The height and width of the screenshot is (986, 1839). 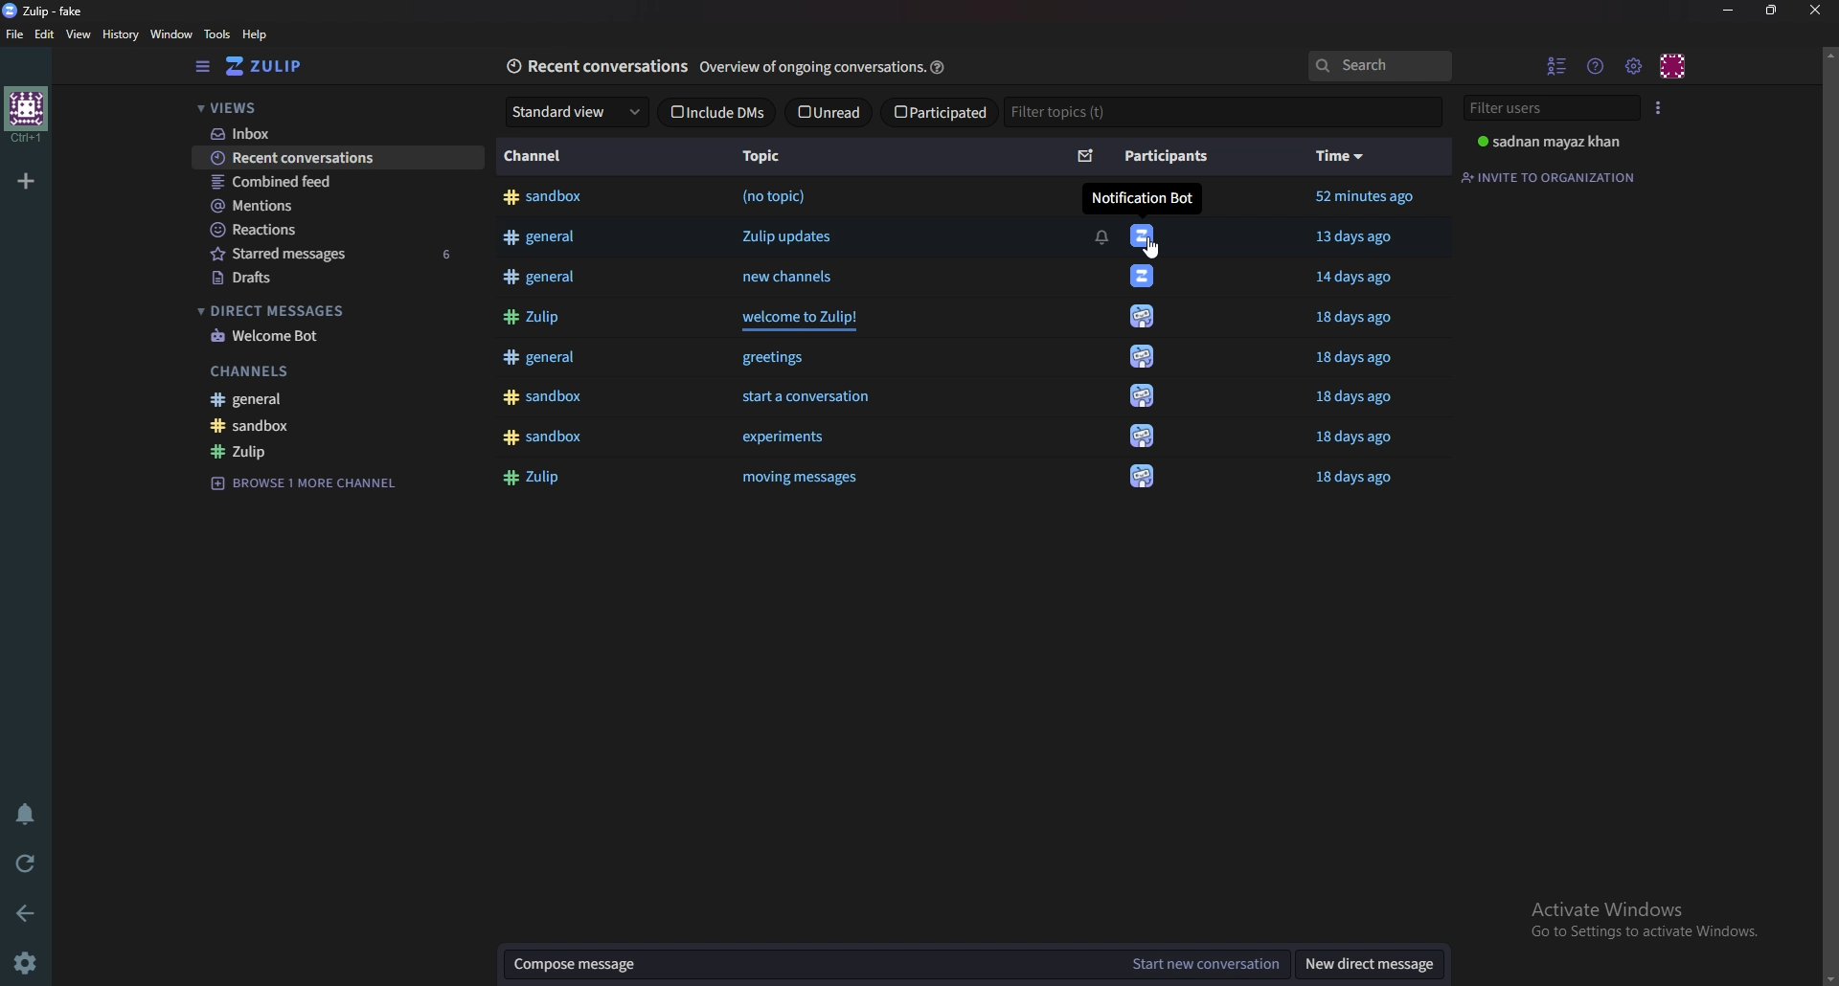 What do you see at coordinates (533, 317) in the screenshot?
I see `#Zulip` at bounding box center [533, 317].